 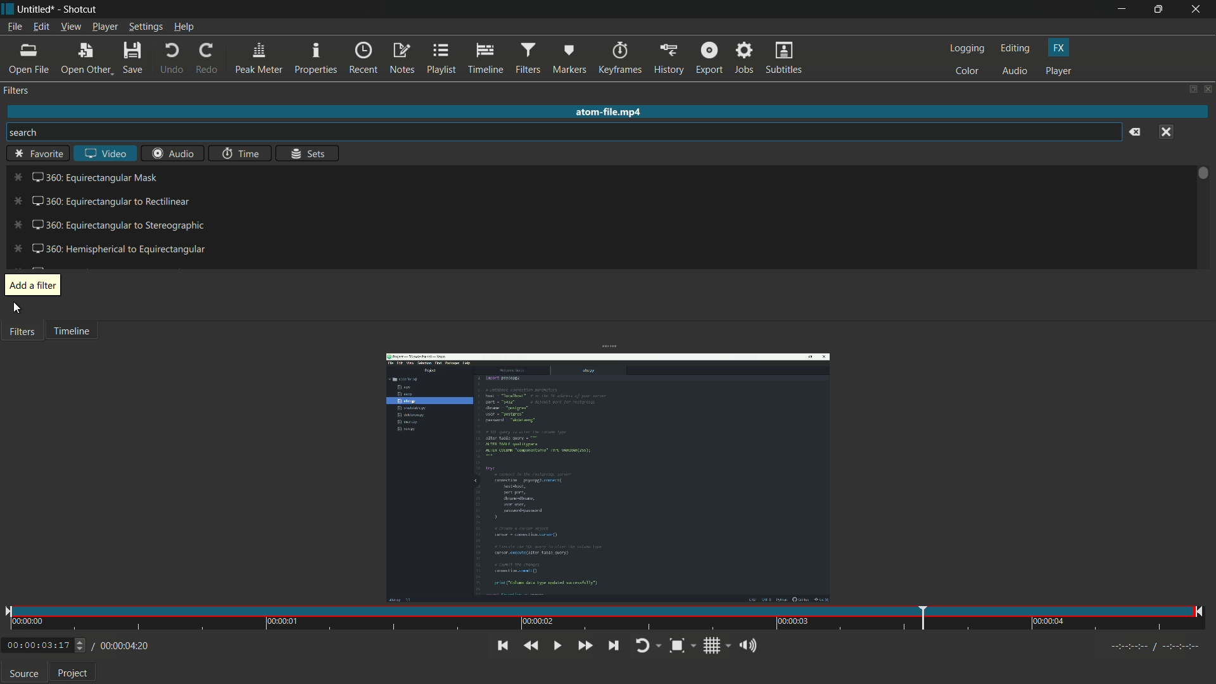 I want to click on source, so click(x=24, y=674).